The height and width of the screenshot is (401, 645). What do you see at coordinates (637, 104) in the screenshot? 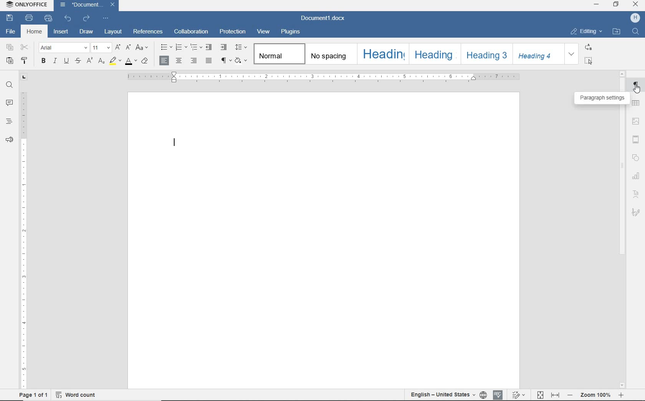
I see `table` at bounding box center [637, 104].